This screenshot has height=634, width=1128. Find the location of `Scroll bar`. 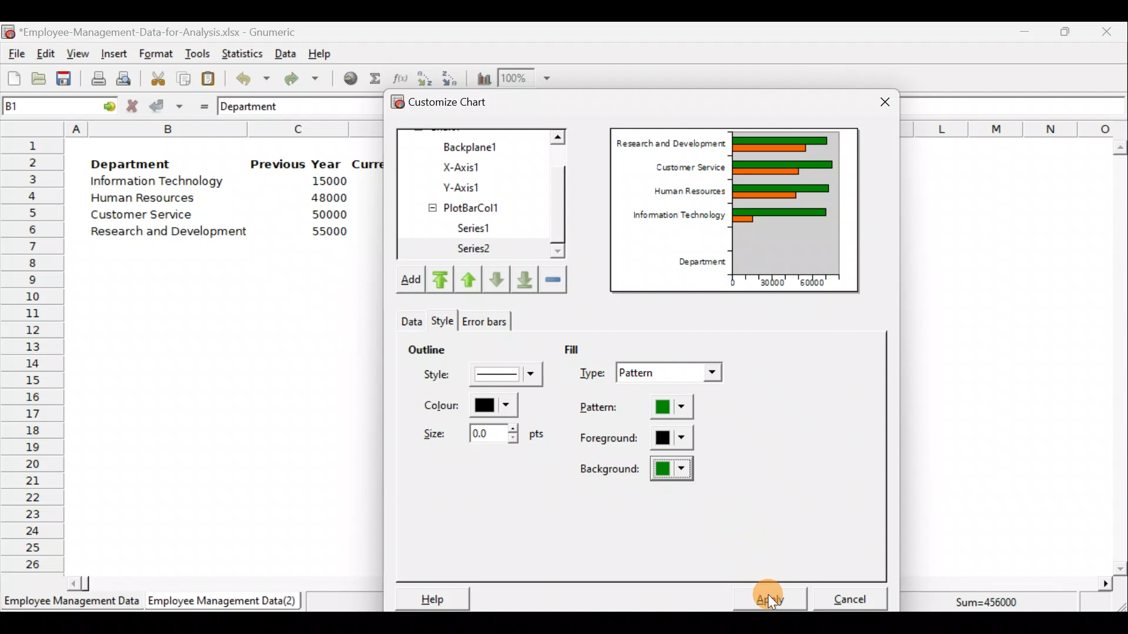

Scroll bar is located at coordinates (1120, 358).